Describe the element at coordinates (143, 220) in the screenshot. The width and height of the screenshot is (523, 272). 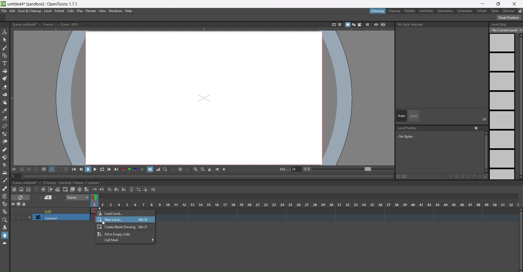
I see `Alt+N` at that location.